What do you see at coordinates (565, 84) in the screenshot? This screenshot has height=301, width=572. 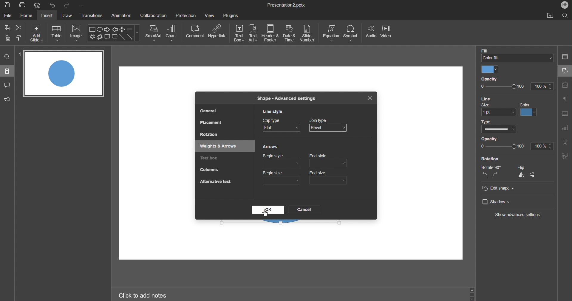 I see `Image Settings` at bounding box center [565, 84].